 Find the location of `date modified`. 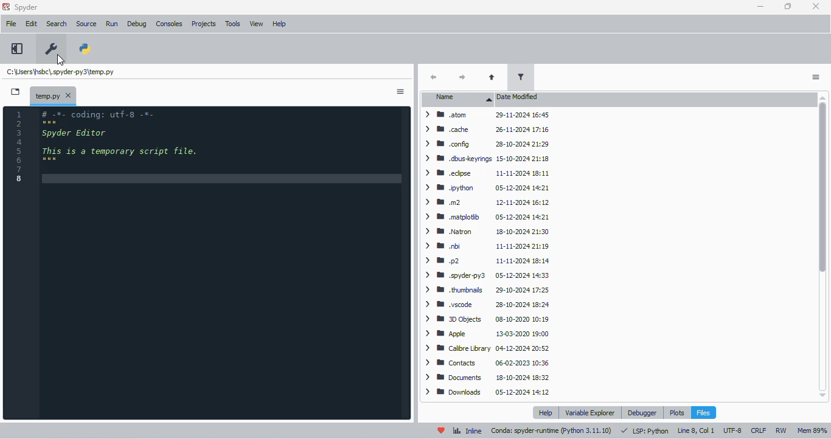

date modified is located at coordinates (516, 97).